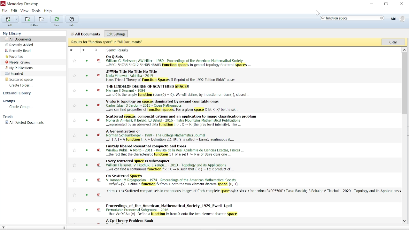  I want to click on Edit, so click(14, 11).